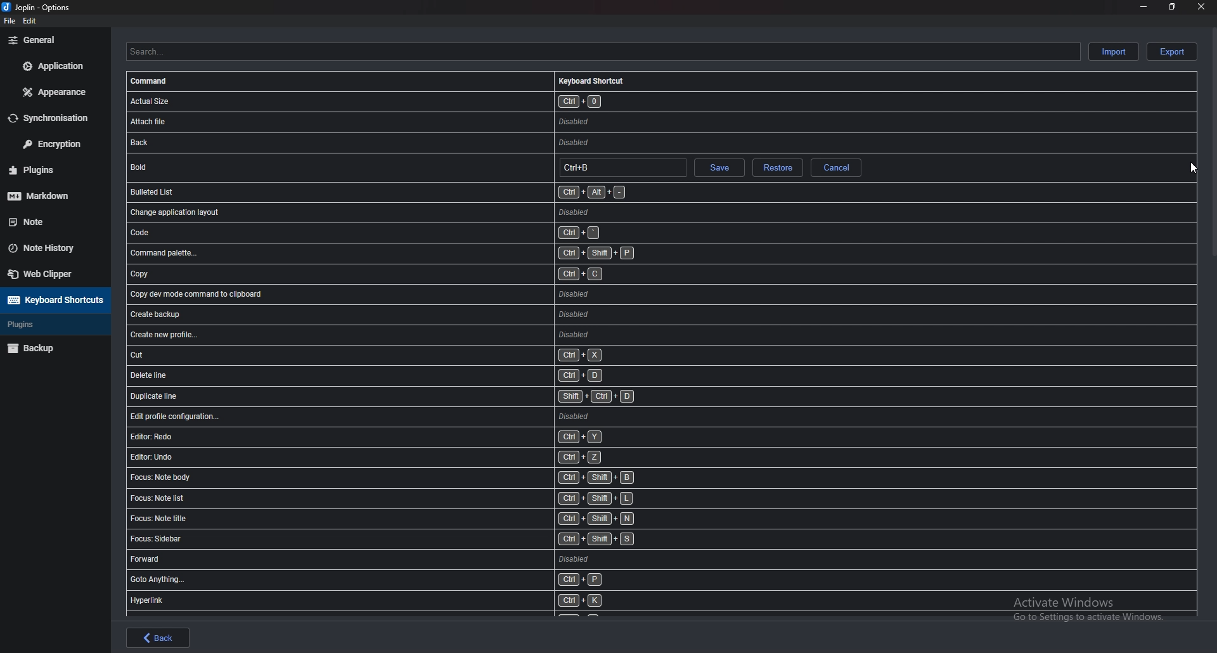 This screenshot has height=653, width=1217. Describe the element at coordinates (418, 498) in the screenshot. I see `shortcut` at that location.